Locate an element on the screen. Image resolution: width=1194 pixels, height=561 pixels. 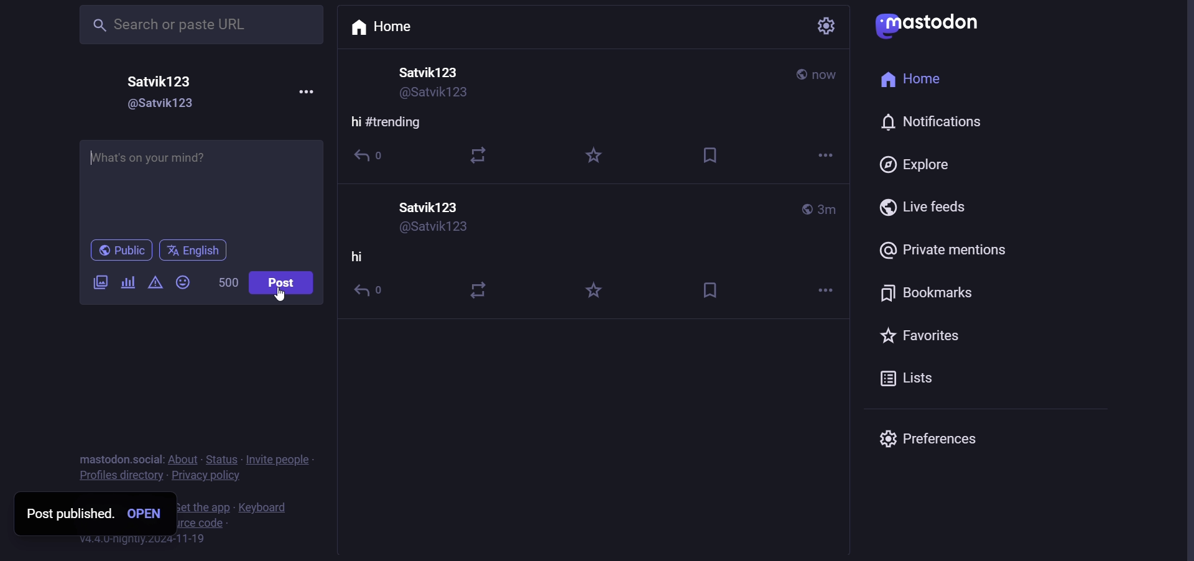
user is located at coordinates (433, 72).